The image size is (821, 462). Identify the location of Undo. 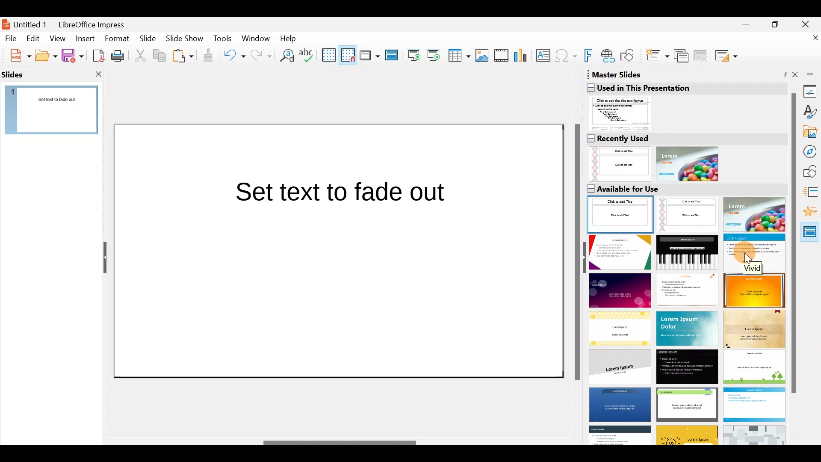
(234, 57).